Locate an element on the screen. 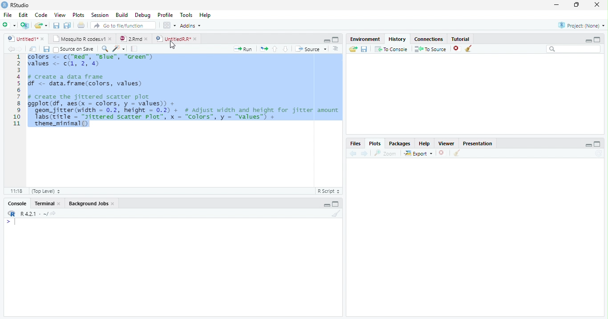 This screenshot has height=319, width=608. Plots is located at coordinates (79, 15).